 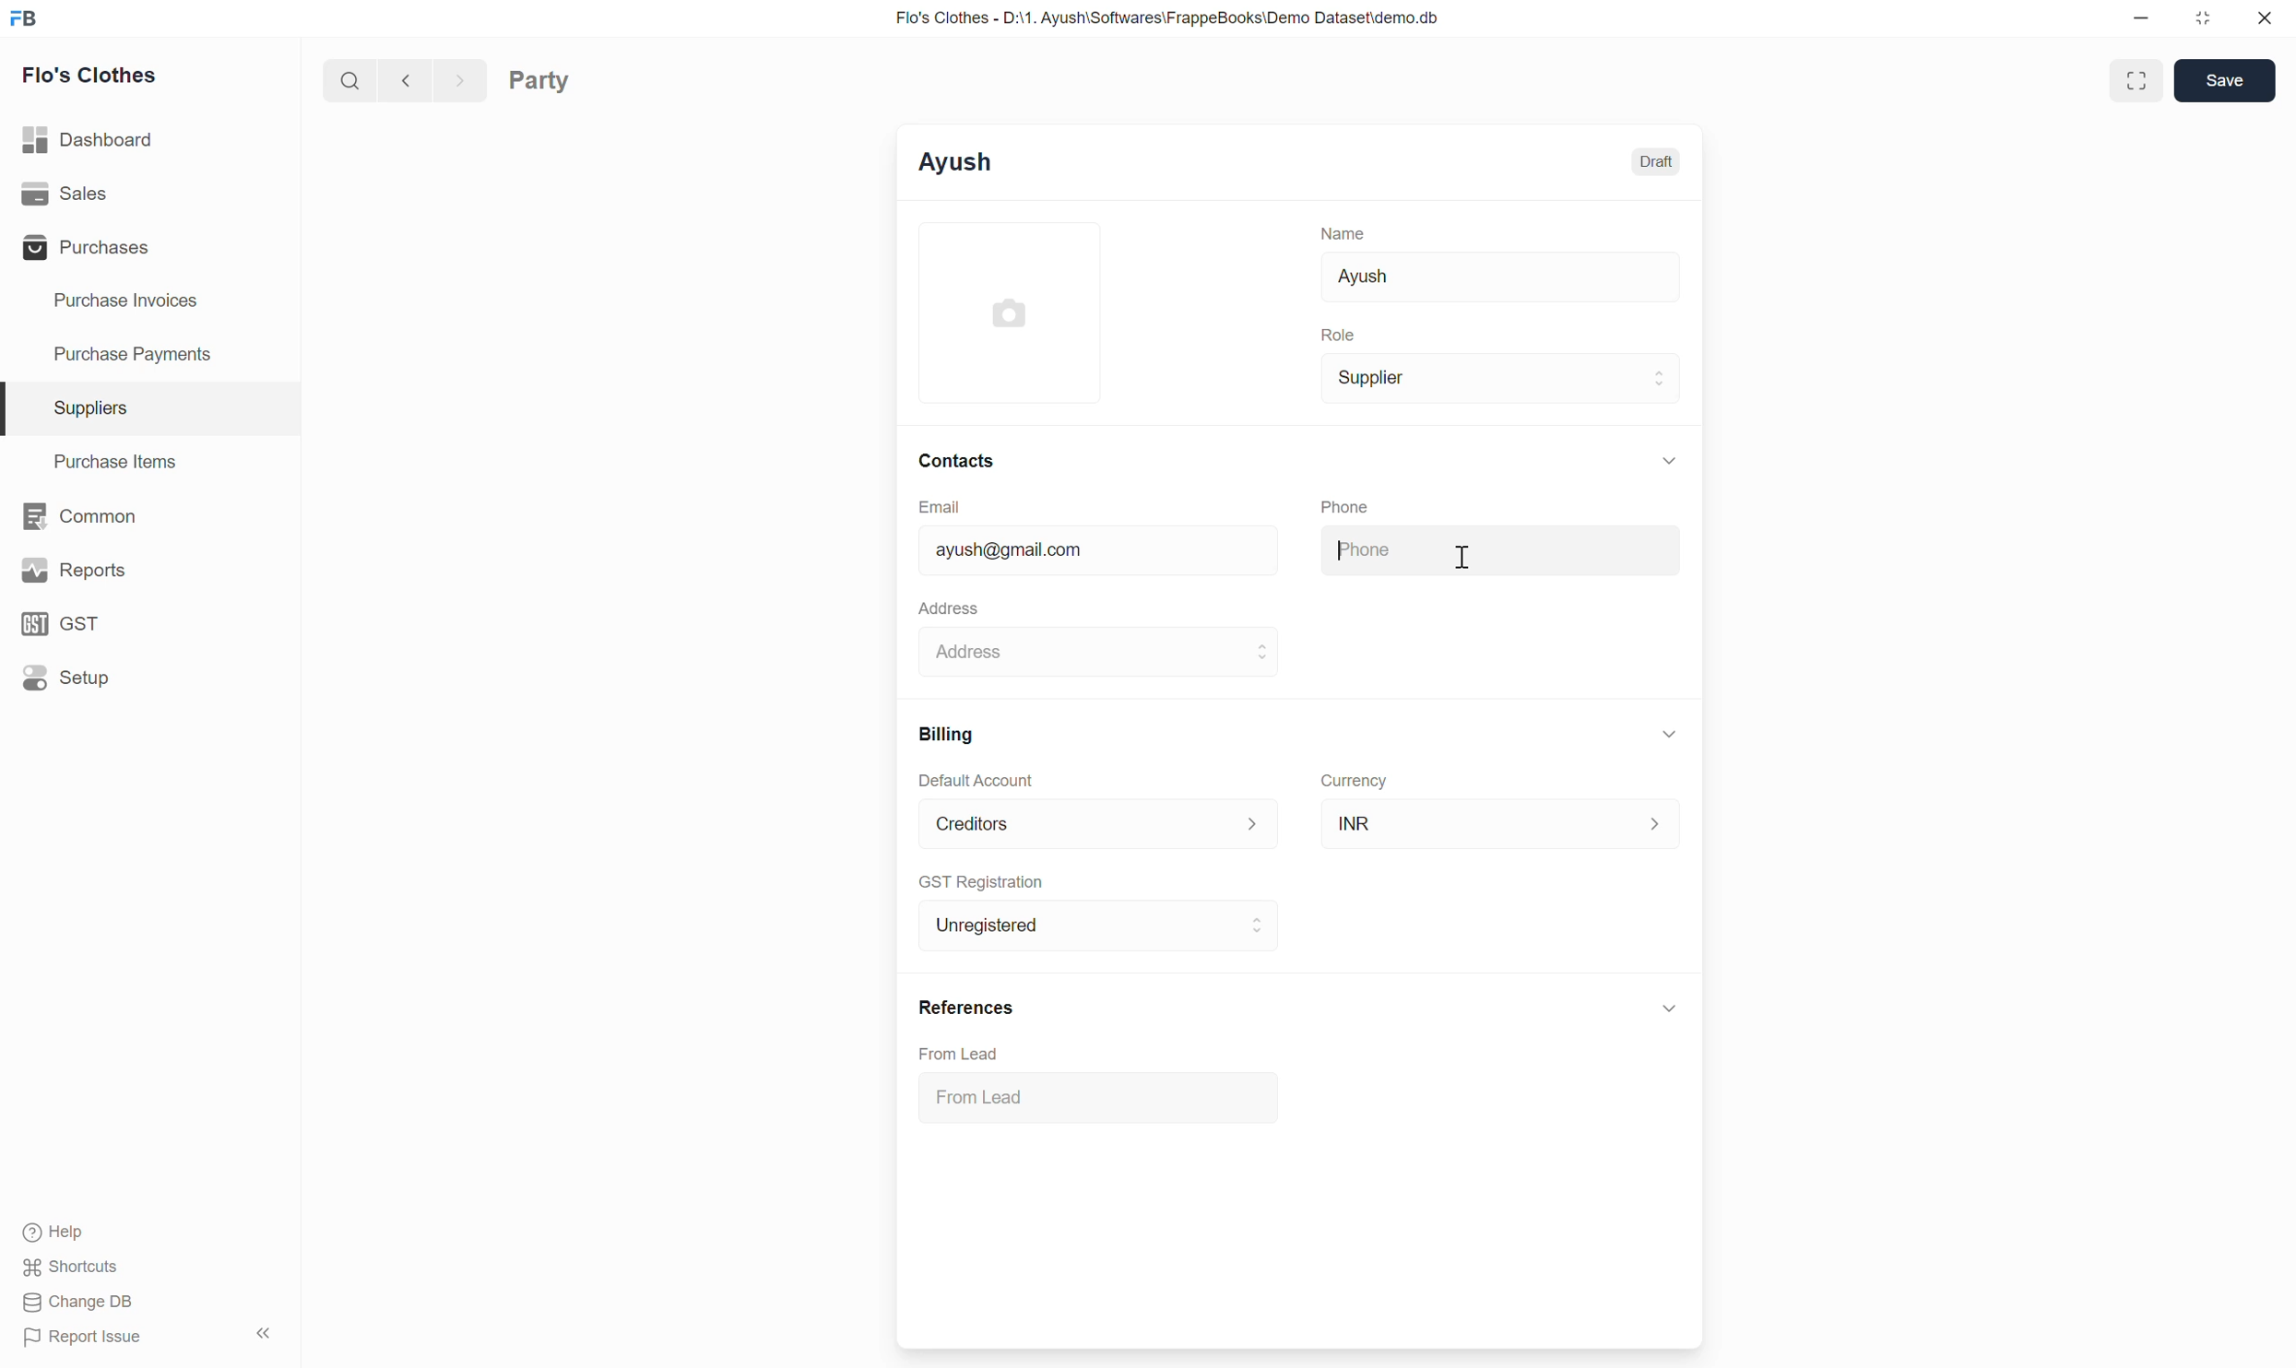 I want to click on Report Issue, so click(x=86, y=1338).